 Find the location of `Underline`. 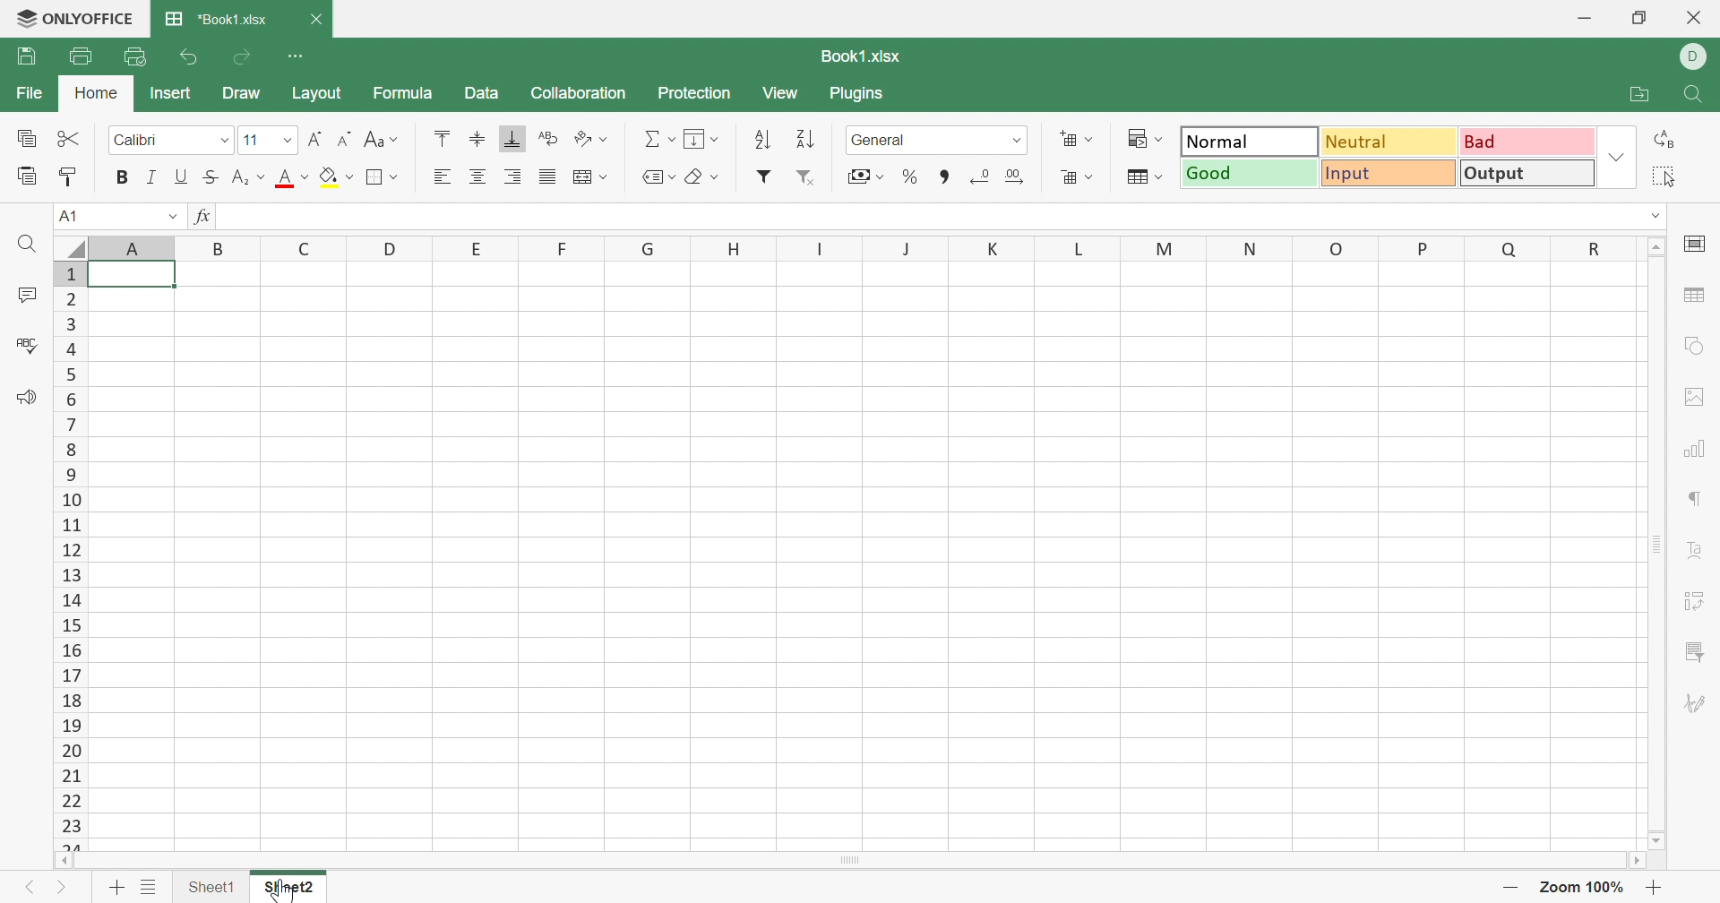

Underline is located at coordinates (182, 176).